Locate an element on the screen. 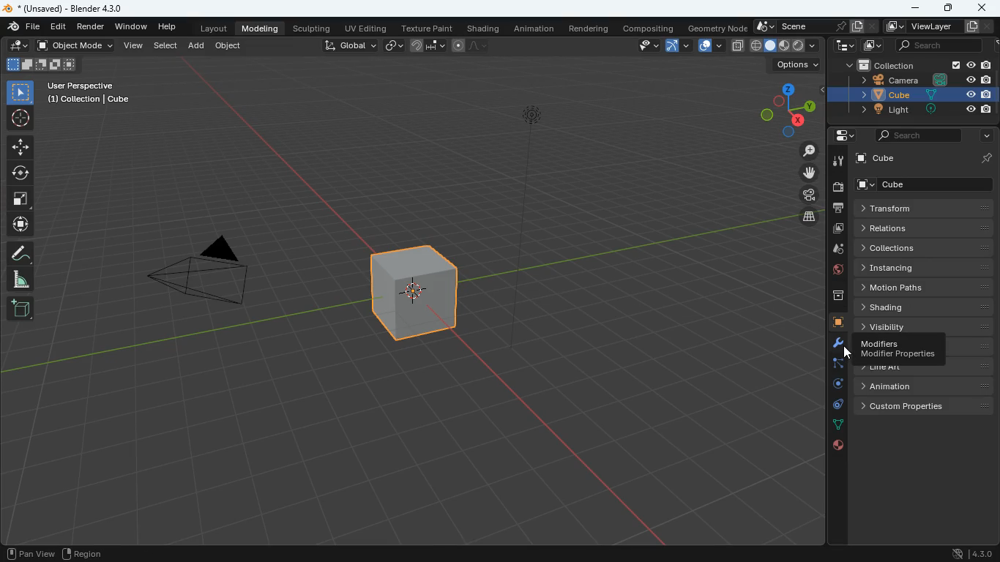  move is located at coordinates (20, 146).